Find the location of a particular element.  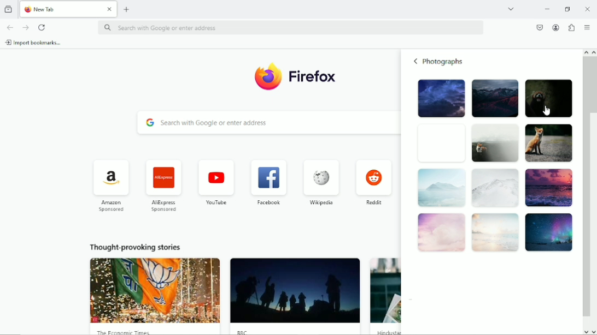

Vertical scrollbar is located at coordinates (593, 85).